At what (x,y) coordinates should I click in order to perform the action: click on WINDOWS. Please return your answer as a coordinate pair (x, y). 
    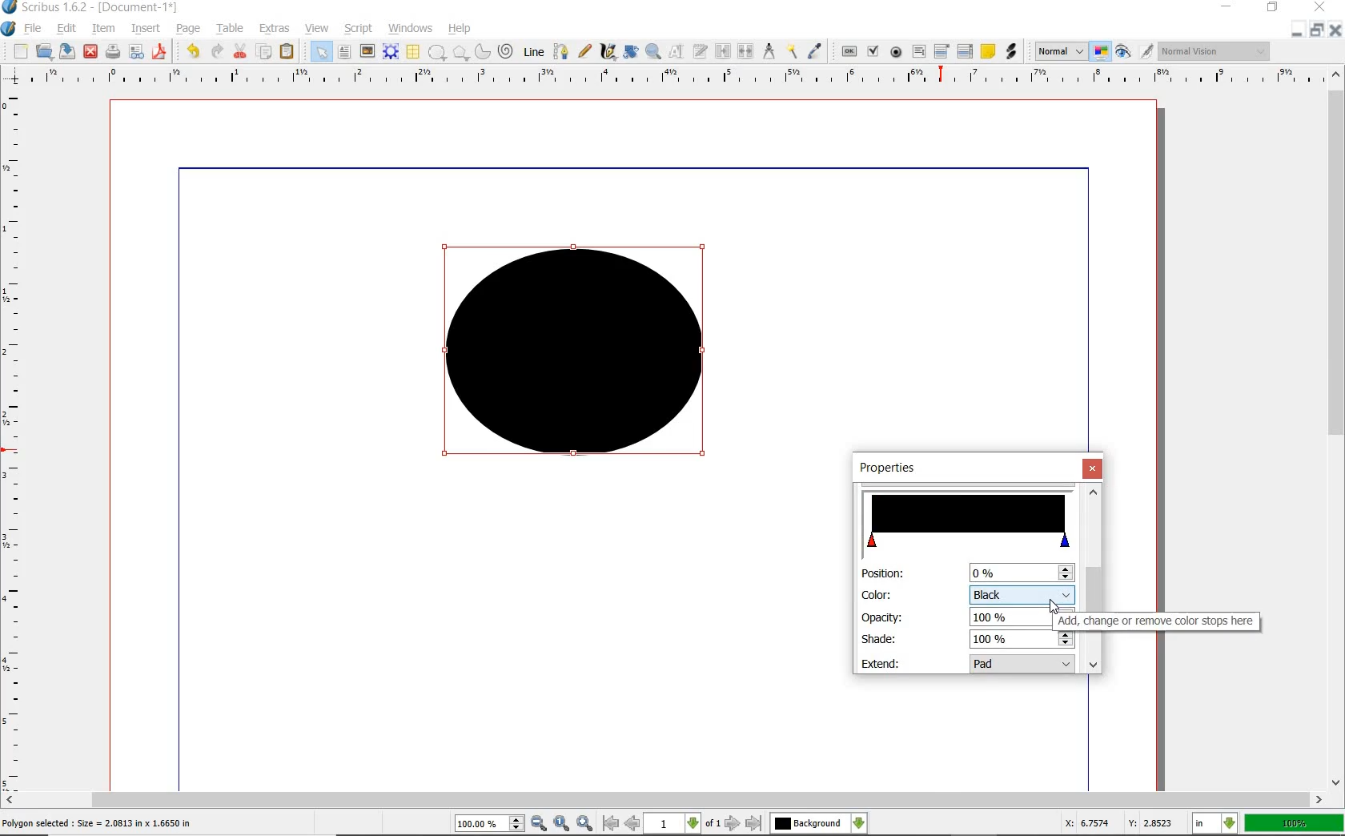
    Looking at the image, I should click on (411, 29).